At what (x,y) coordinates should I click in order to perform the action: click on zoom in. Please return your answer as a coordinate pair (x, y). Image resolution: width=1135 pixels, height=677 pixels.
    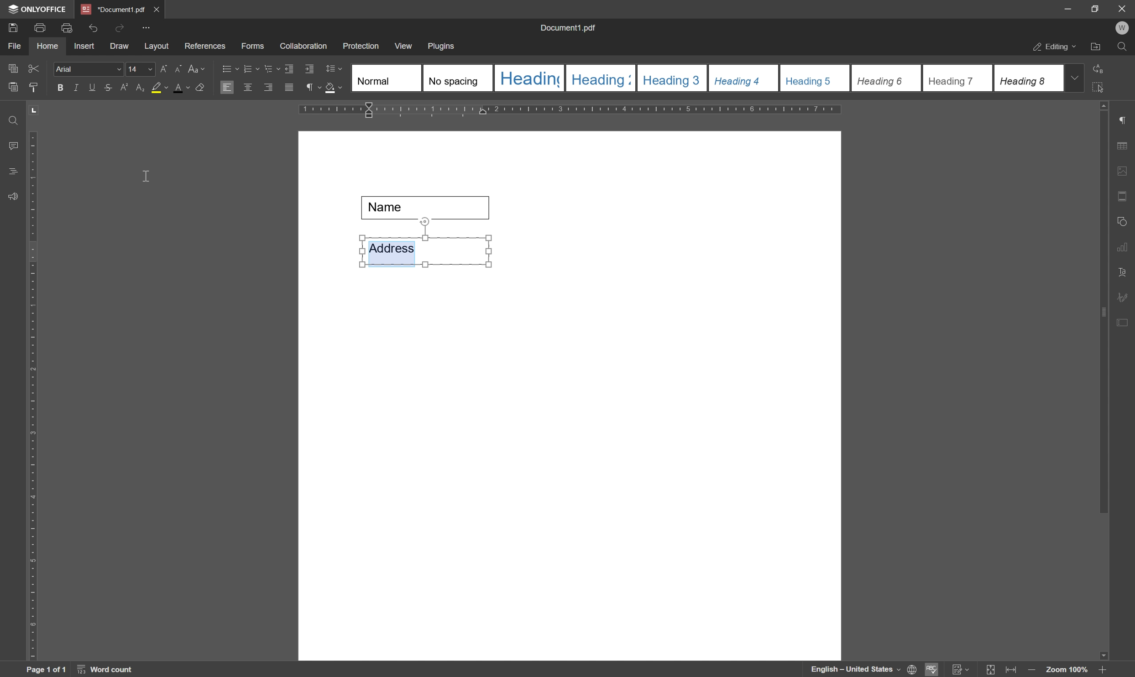
    Looking at the image, I should click on (1101, 670).